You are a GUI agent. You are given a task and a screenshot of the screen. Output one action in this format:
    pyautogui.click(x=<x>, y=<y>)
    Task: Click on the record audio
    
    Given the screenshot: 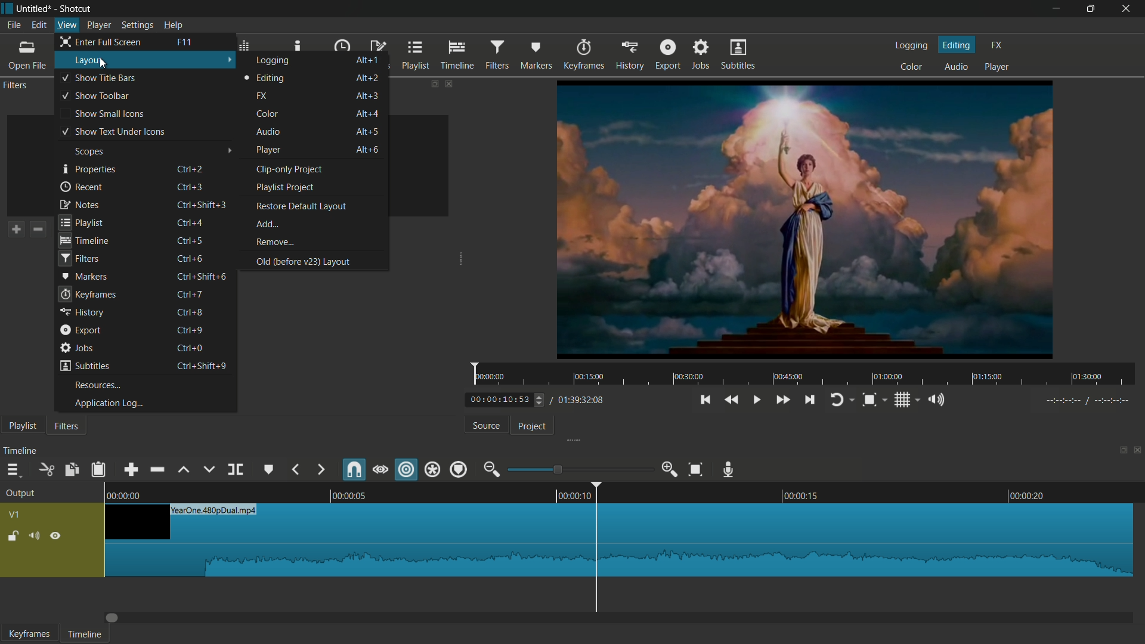 What is the action you would take?
    pyautogui.click(x=731, y=470)
    